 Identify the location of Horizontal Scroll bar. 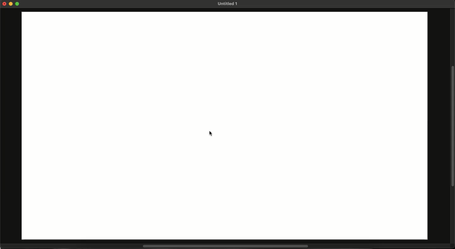
(222, 246).